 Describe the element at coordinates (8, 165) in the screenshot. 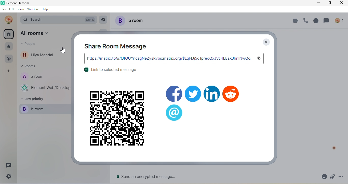

I see `thread` at that location.